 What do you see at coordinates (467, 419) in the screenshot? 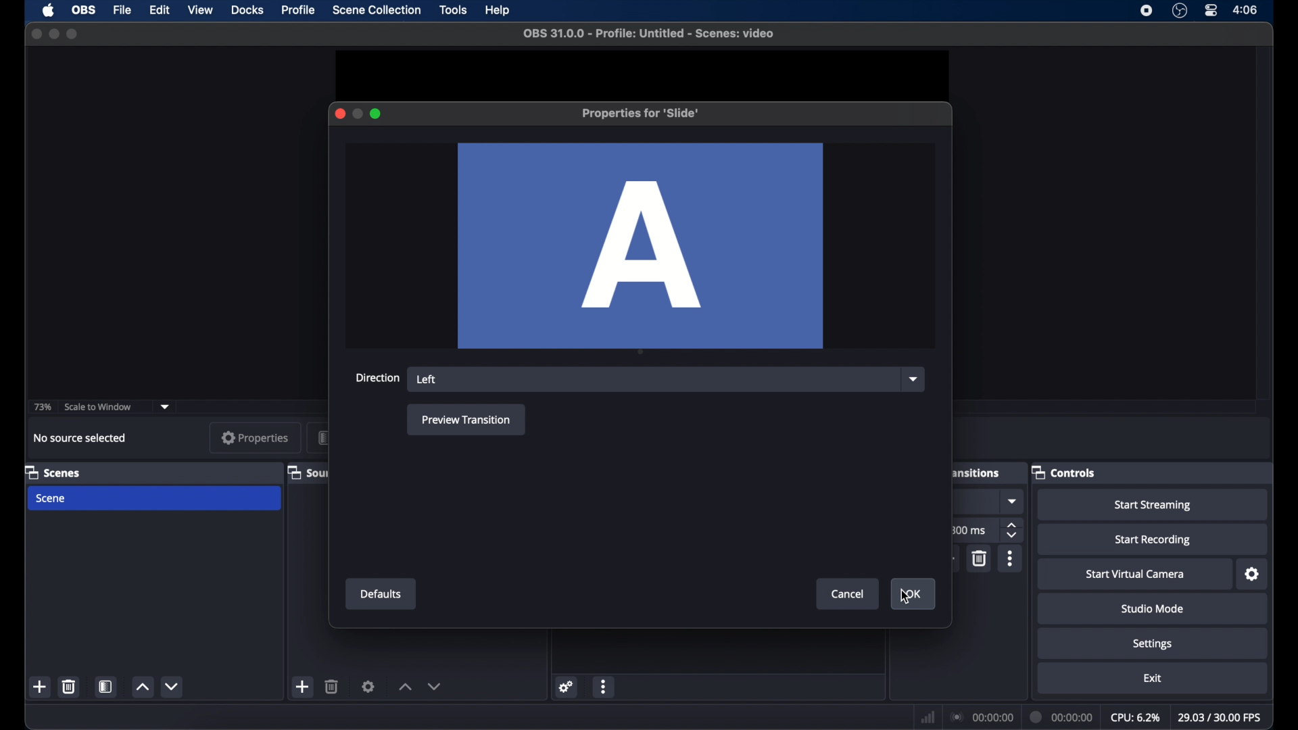
I see `preview transition` at bounding box center [467, 419].